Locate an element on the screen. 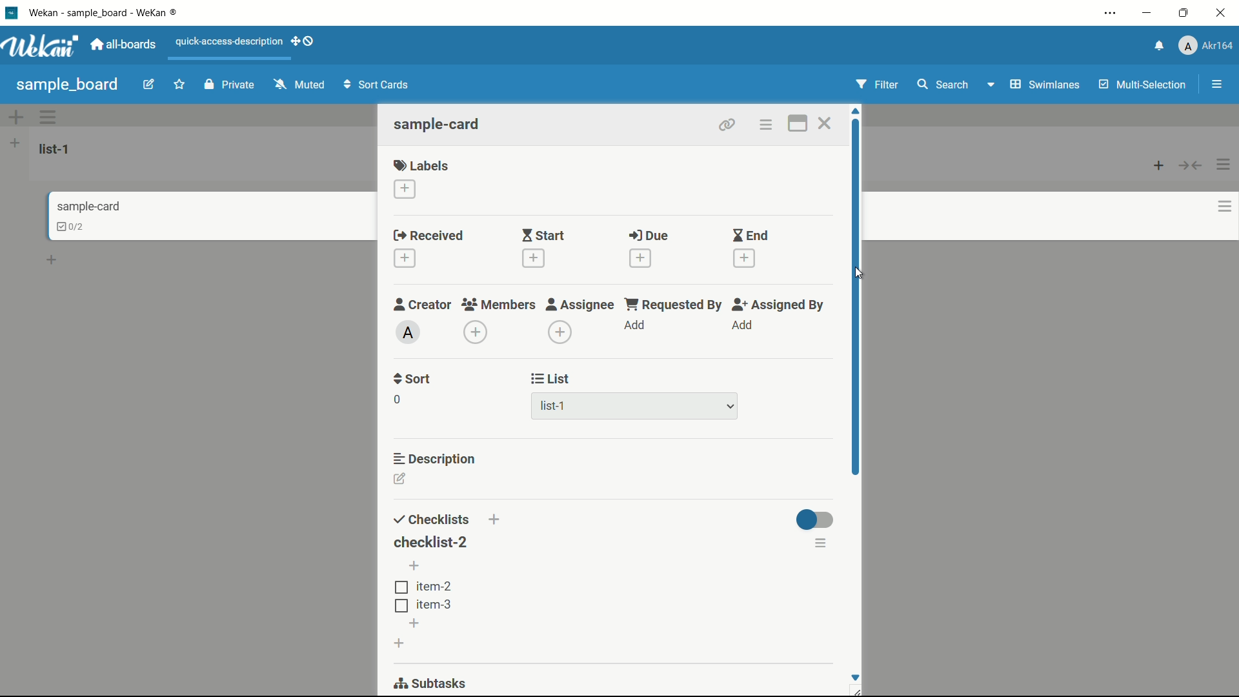 This screenshot has width=1239, height=697. list name is located at coordinates (57, 149).